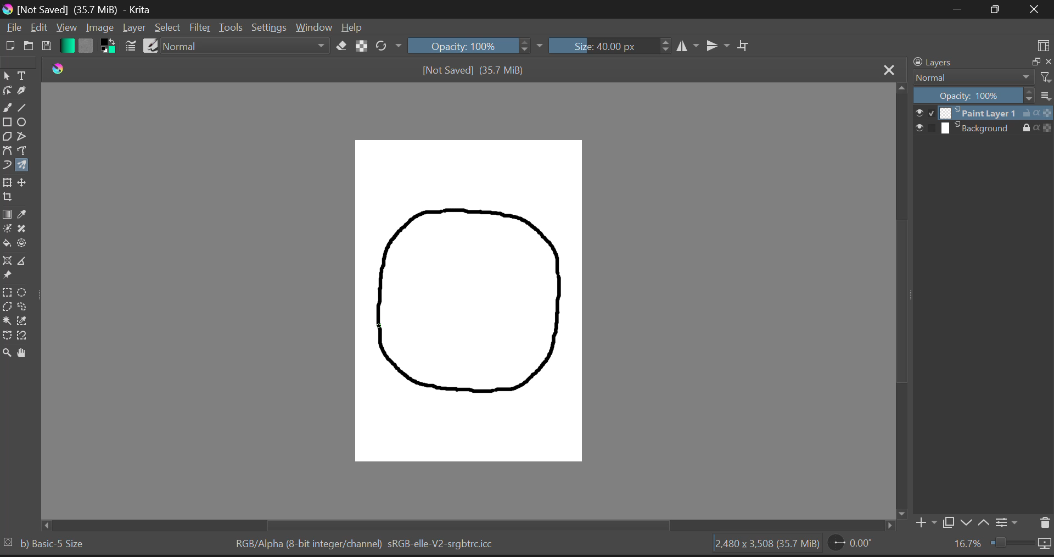  Describe the element at coordinates (270, 28) in the screenshot. I see `Settings` at that location.